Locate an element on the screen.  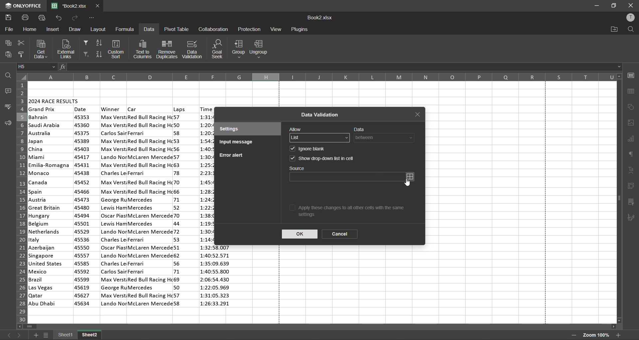
laps is located at coordinates (178, 211).